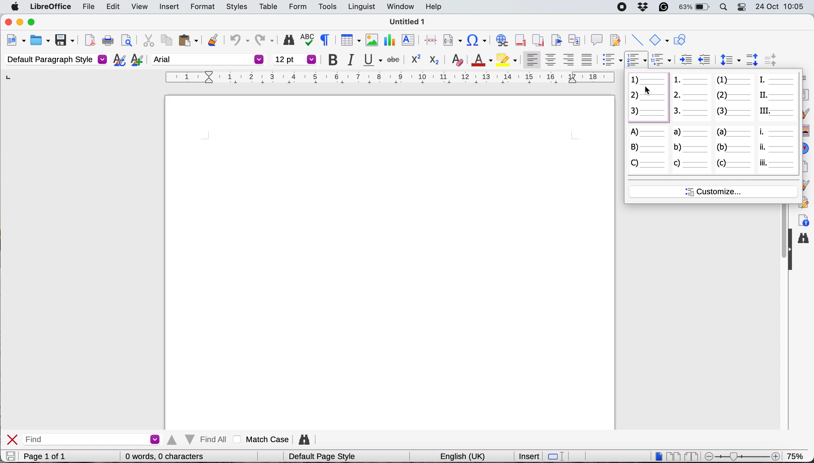  Describe the element at coordinates (394, 58) in the screenshot. I see `strike through` at that location.